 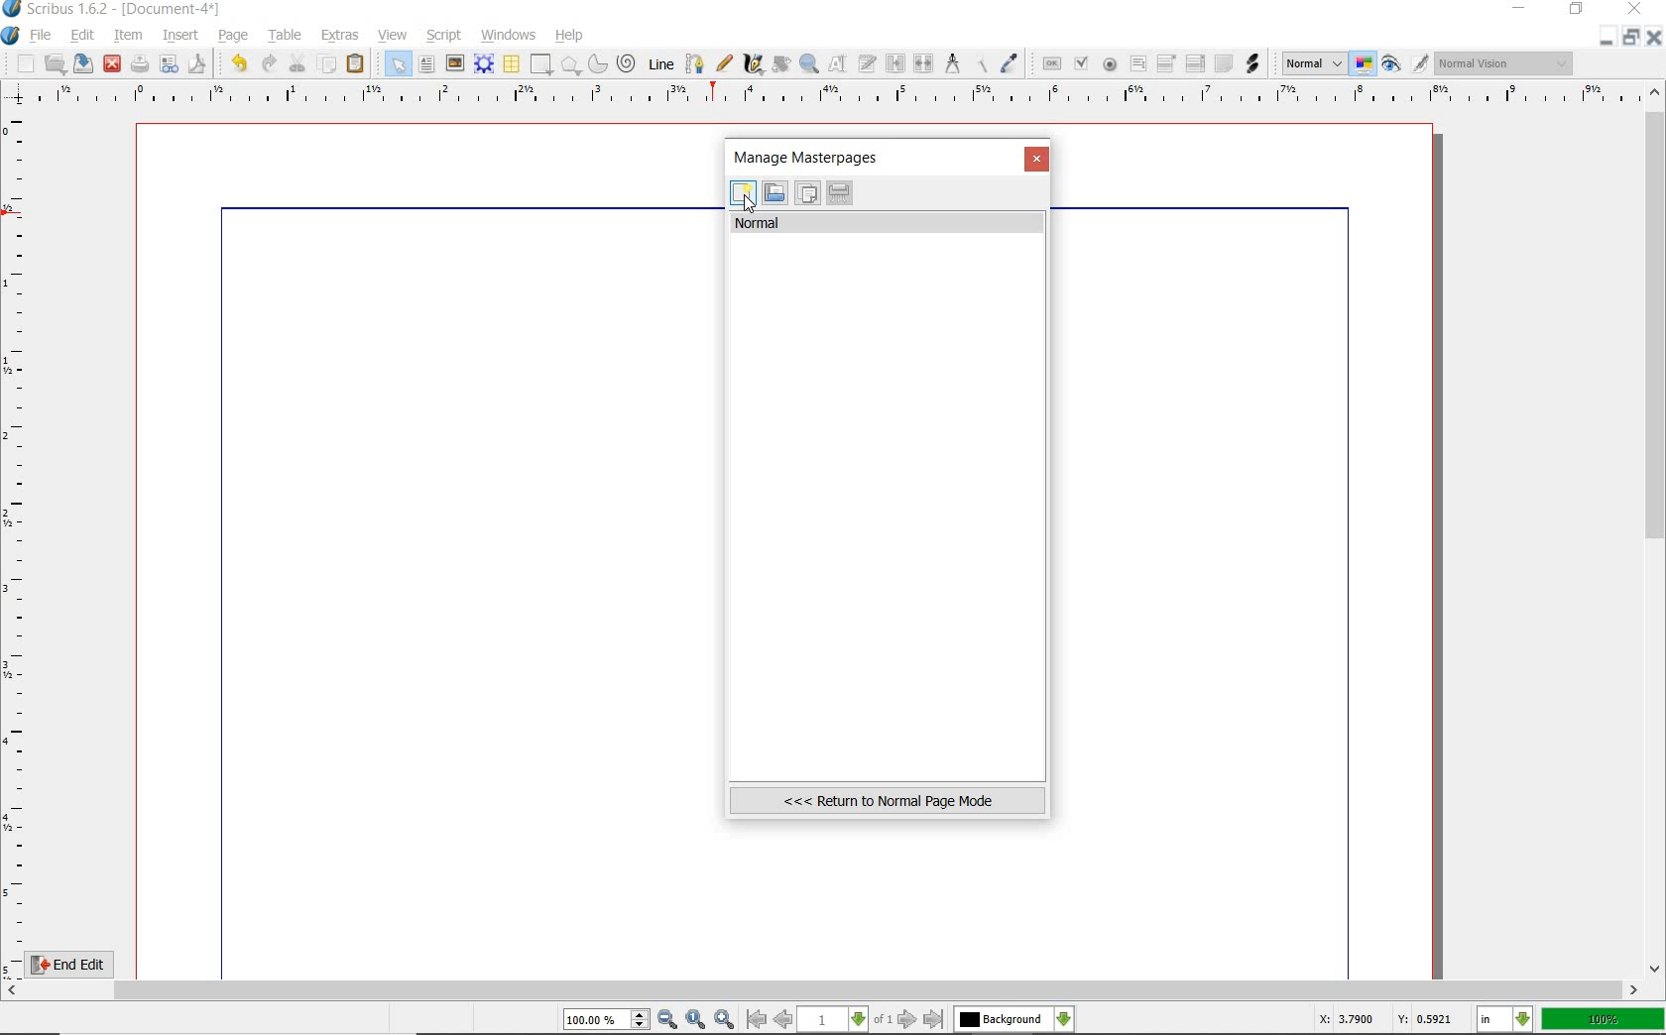 What do you see at coordinates (84, 63) in the screenshot?
I see `save` at bounding box center [84, 63].